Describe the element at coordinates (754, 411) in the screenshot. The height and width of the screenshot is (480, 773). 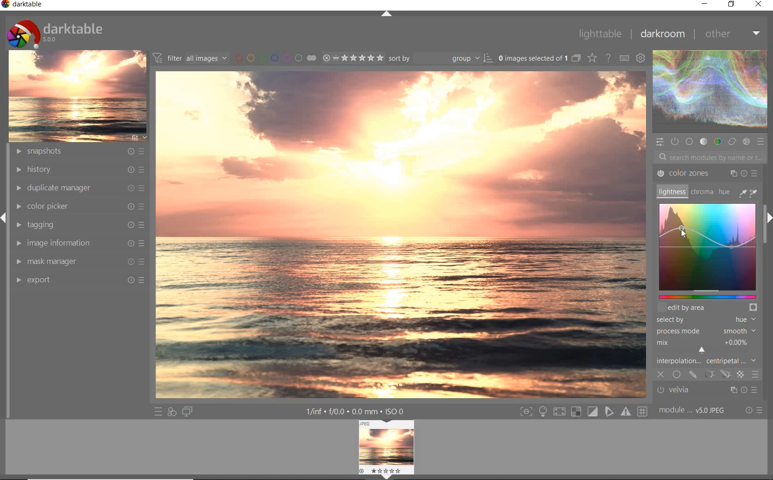
I see `RESET OR PRESET &PREFERENCE` at that location.